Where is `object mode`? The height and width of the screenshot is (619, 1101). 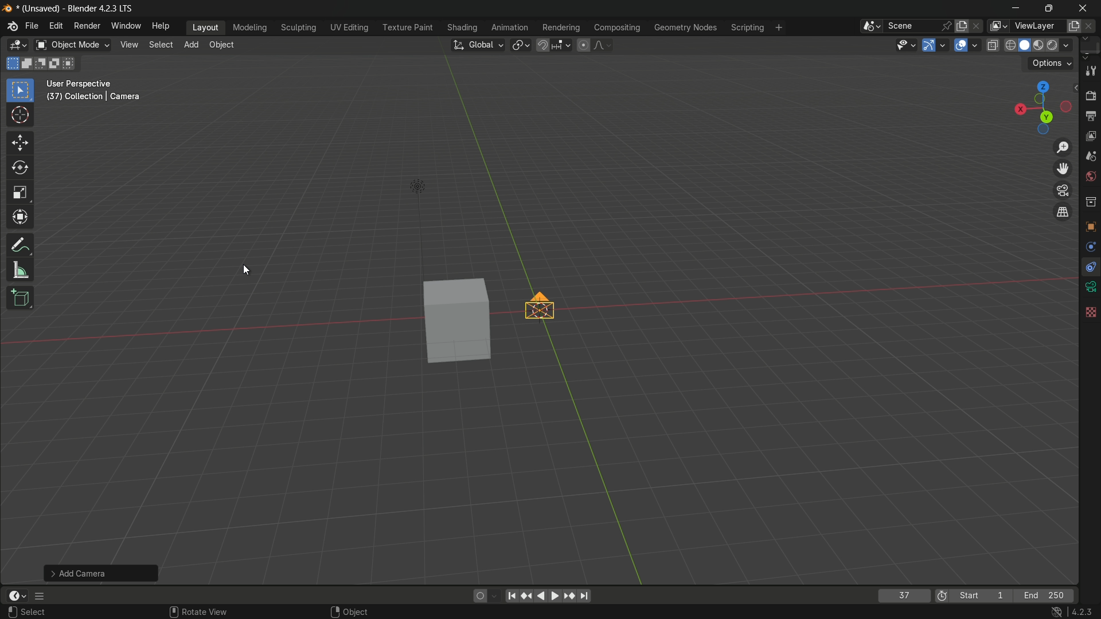
object mode is located at coordinates (72, 45).